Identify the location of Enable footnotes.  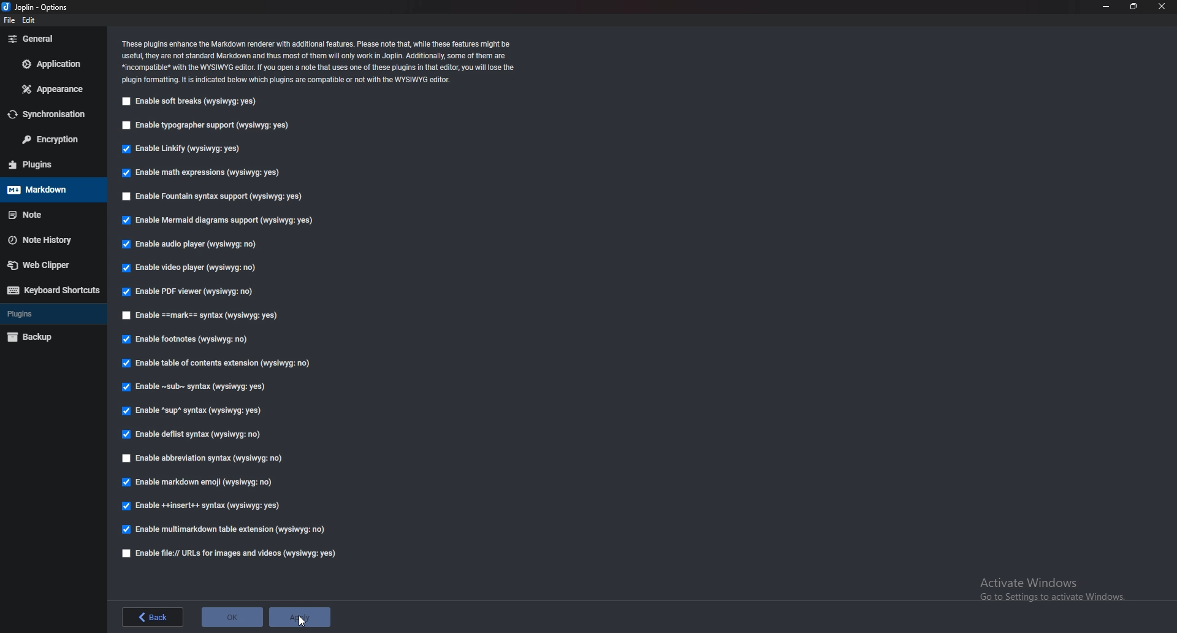
(185, 340).